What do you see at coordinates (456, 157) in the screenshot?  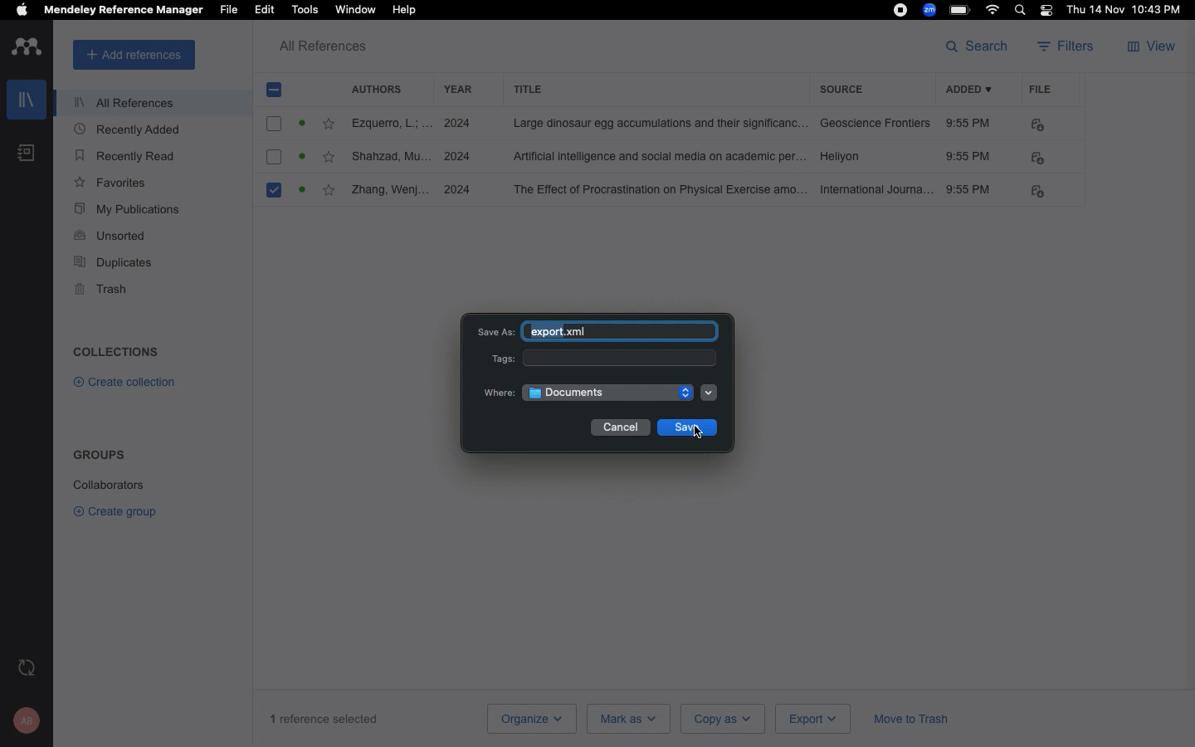 I see `2024` at bounding box center [456, 157].